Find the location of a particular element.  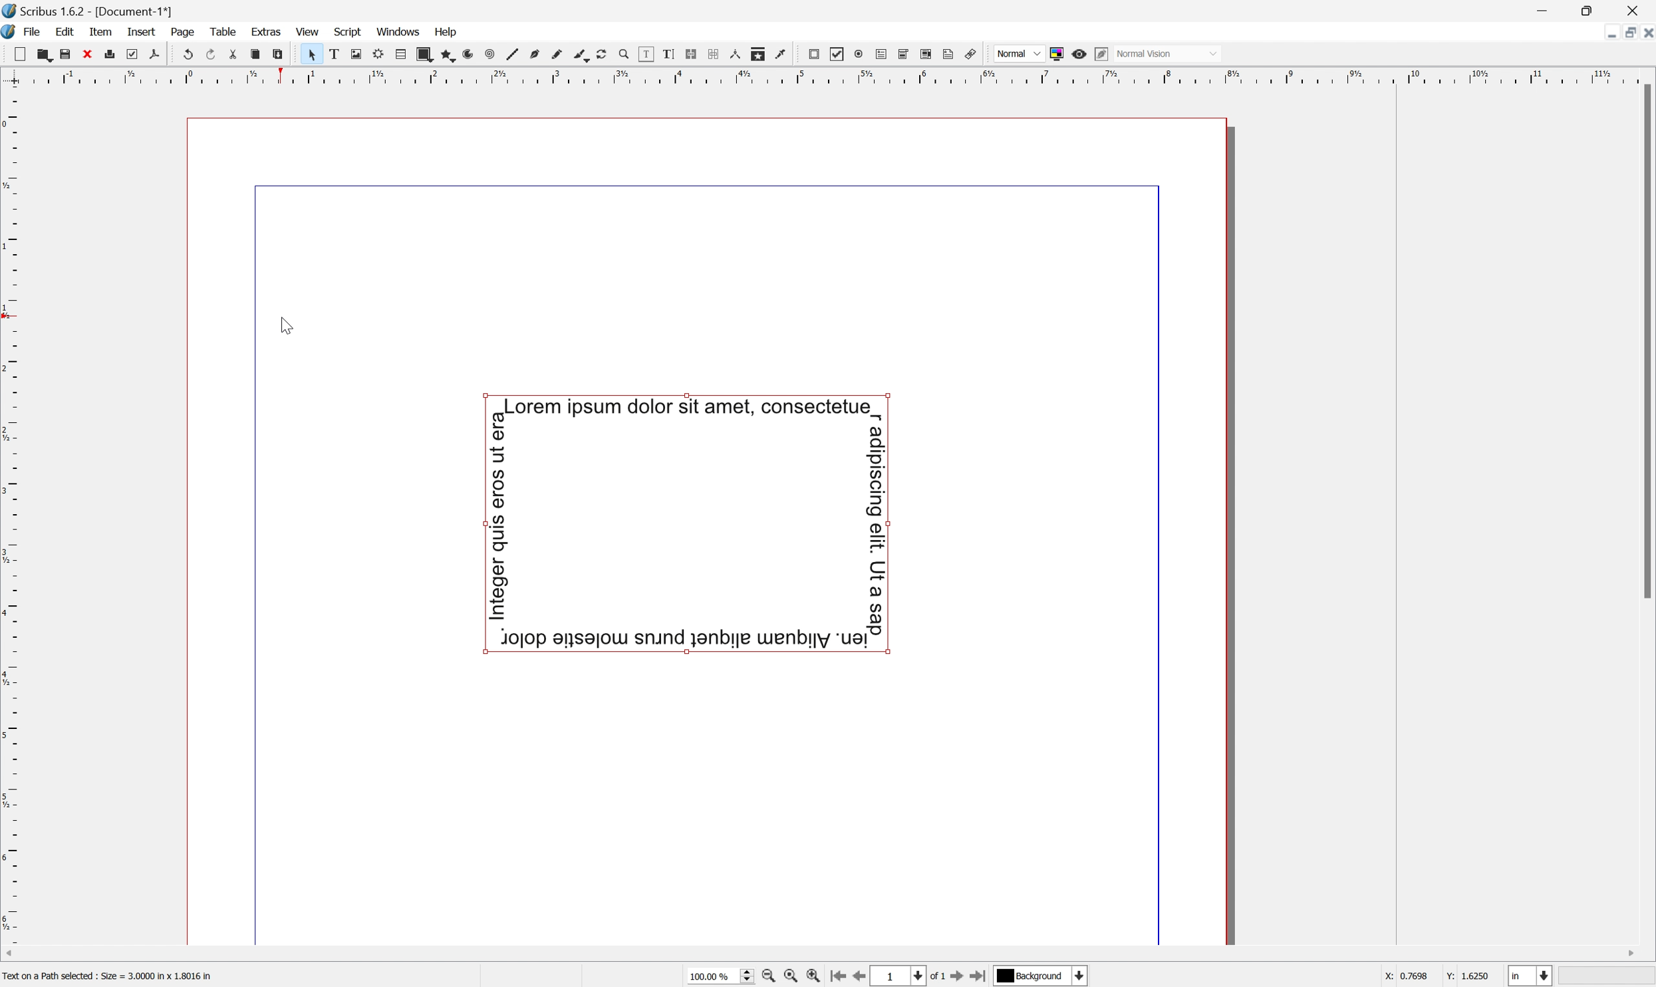

Zoom out by the stepping value is located at coordinates (771, 977).